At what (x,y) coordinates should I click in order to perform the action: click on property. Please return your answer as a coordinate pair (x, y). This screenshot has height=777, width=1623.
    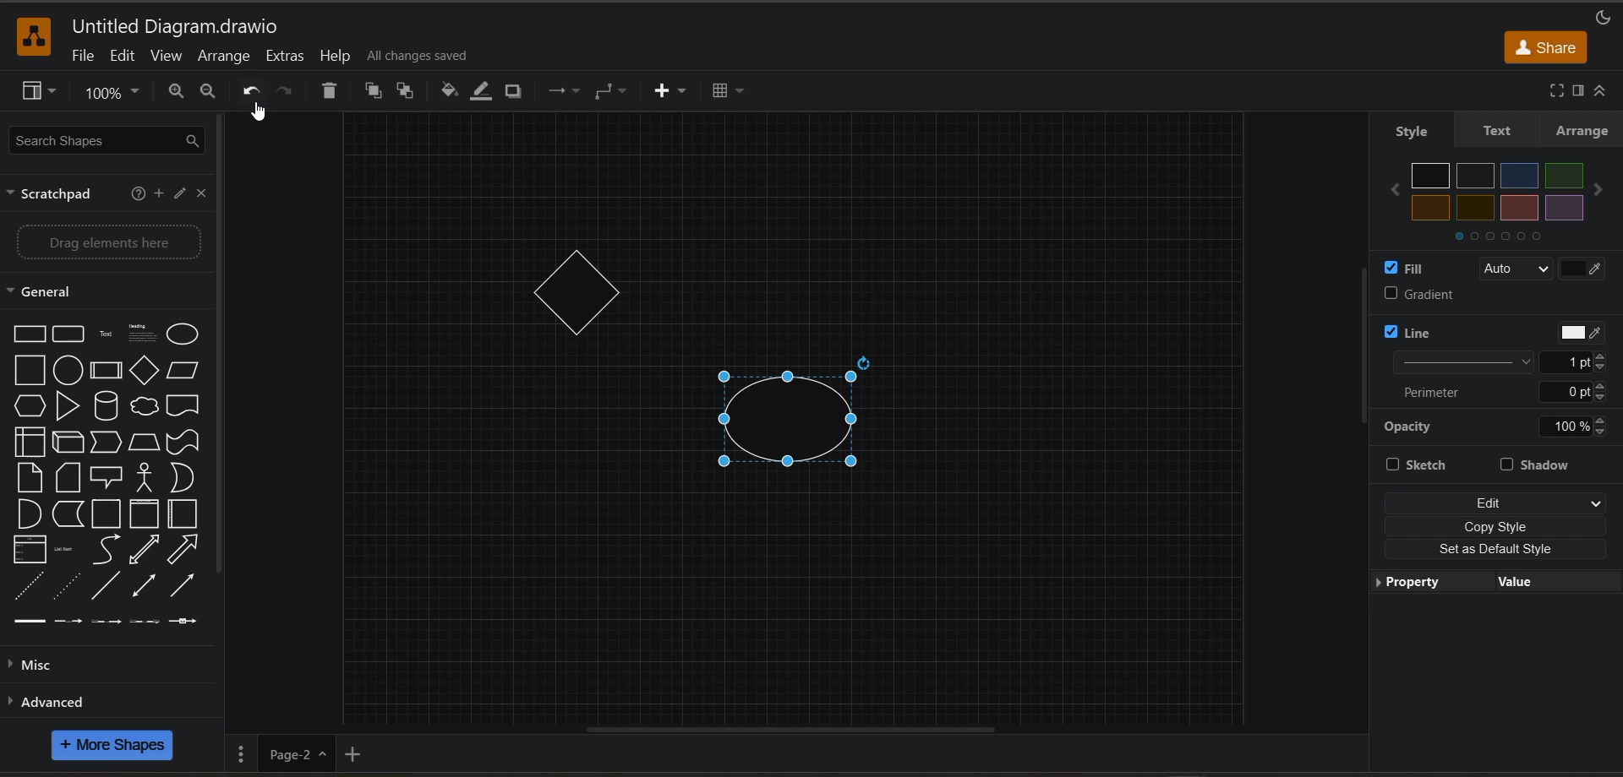
    Looking at the image, I should click on (1429, 582).